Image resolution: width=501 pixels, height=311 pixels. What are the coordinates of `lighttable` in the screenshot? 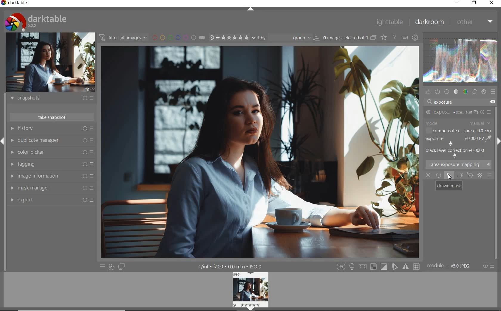 It's located at (389, 21).